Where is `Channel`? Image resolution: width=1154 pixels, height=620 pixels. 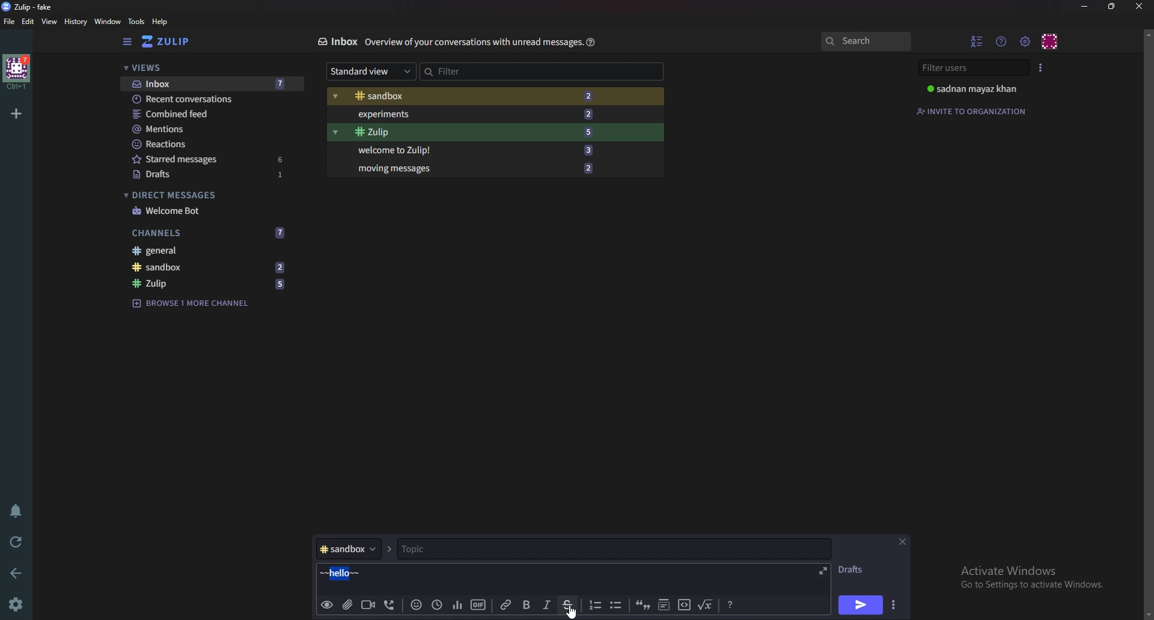 Channel is located at coordinates (348, 549).